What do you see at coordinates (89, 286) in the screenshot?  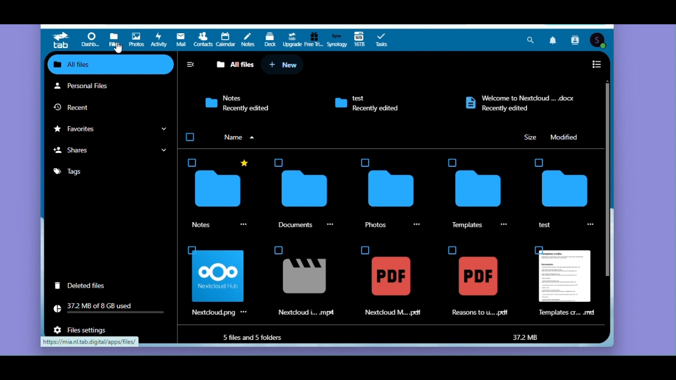 I see `Deleted files` at bounding box center [89, 286].